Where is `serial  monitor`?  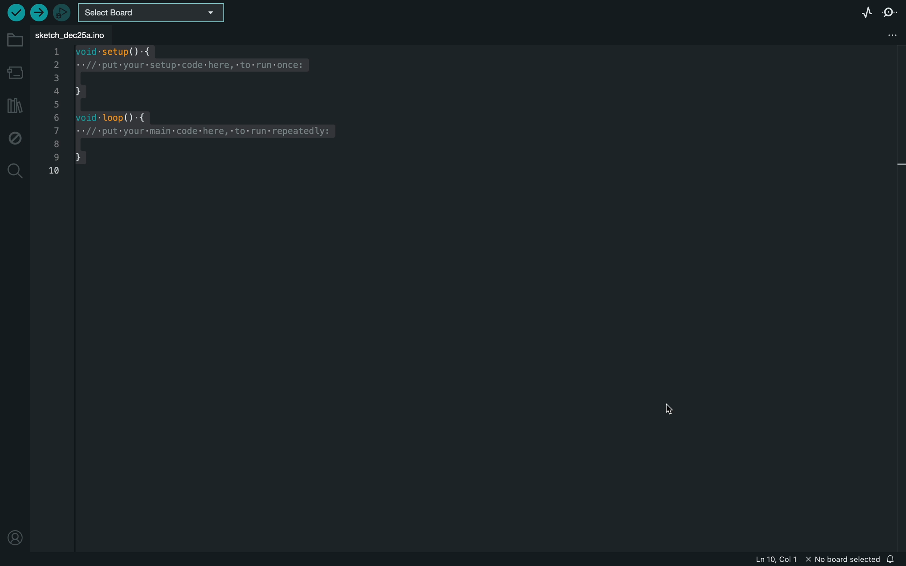 serial  monitor is located at coordinates (891, 11).